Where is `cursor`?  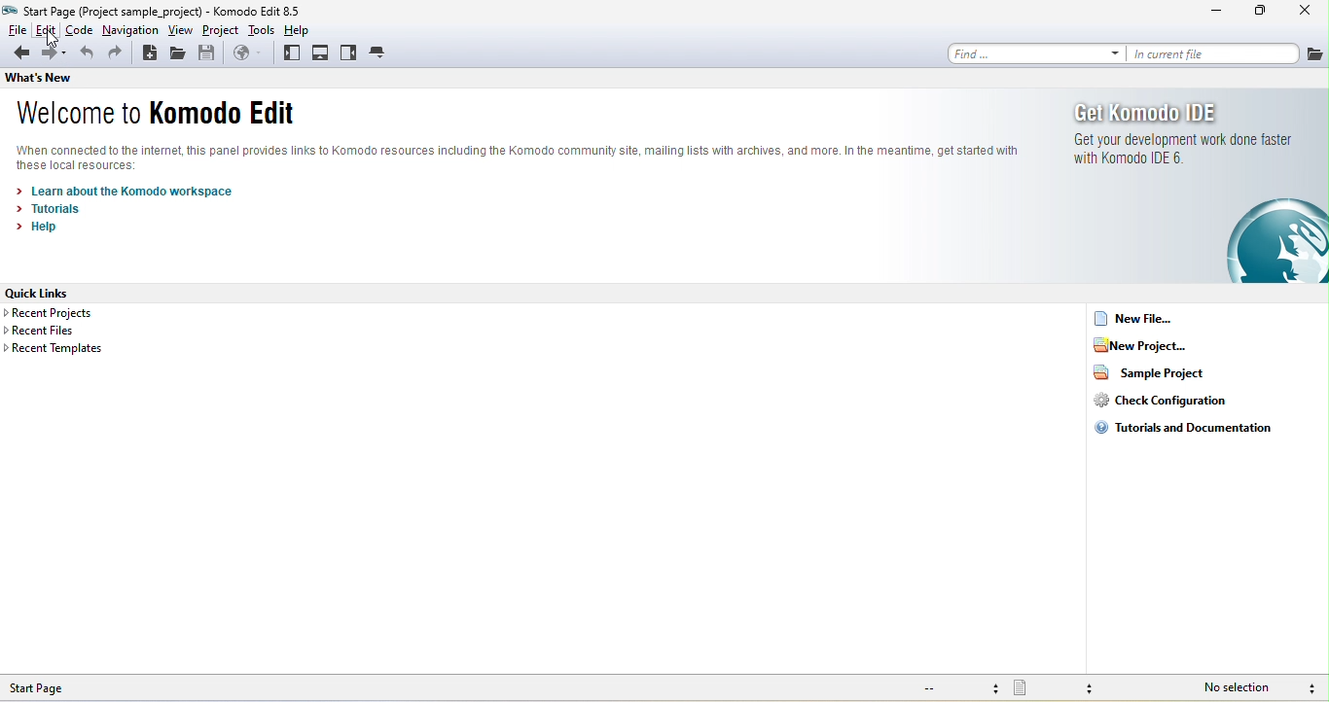
cursor is located at coordinates (53, 39).